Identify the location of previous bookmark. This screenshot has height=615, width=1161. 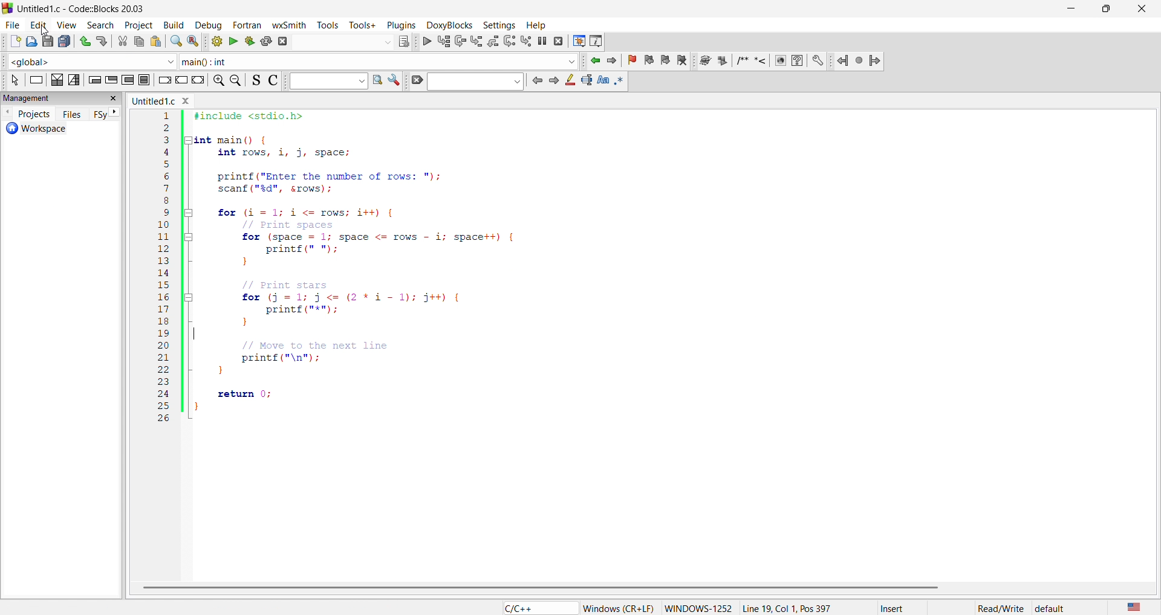
(651, 59).